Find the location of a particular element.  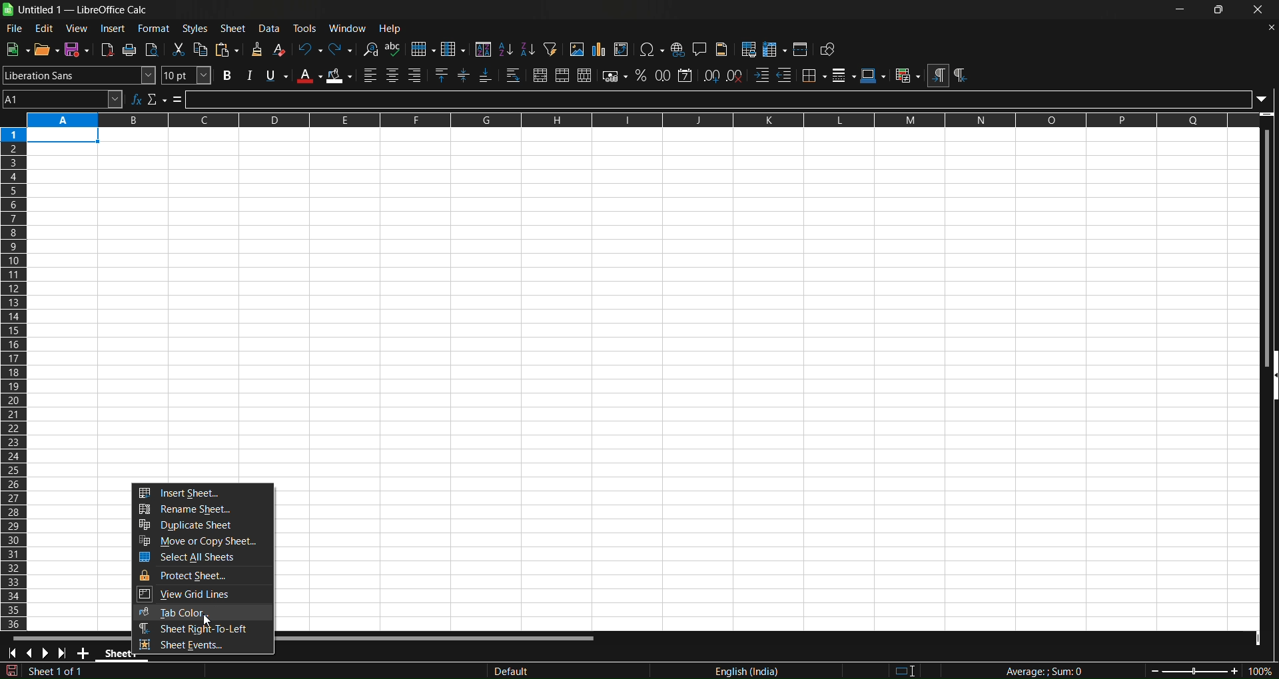

view grid lines is located at coordinates (203, 596).